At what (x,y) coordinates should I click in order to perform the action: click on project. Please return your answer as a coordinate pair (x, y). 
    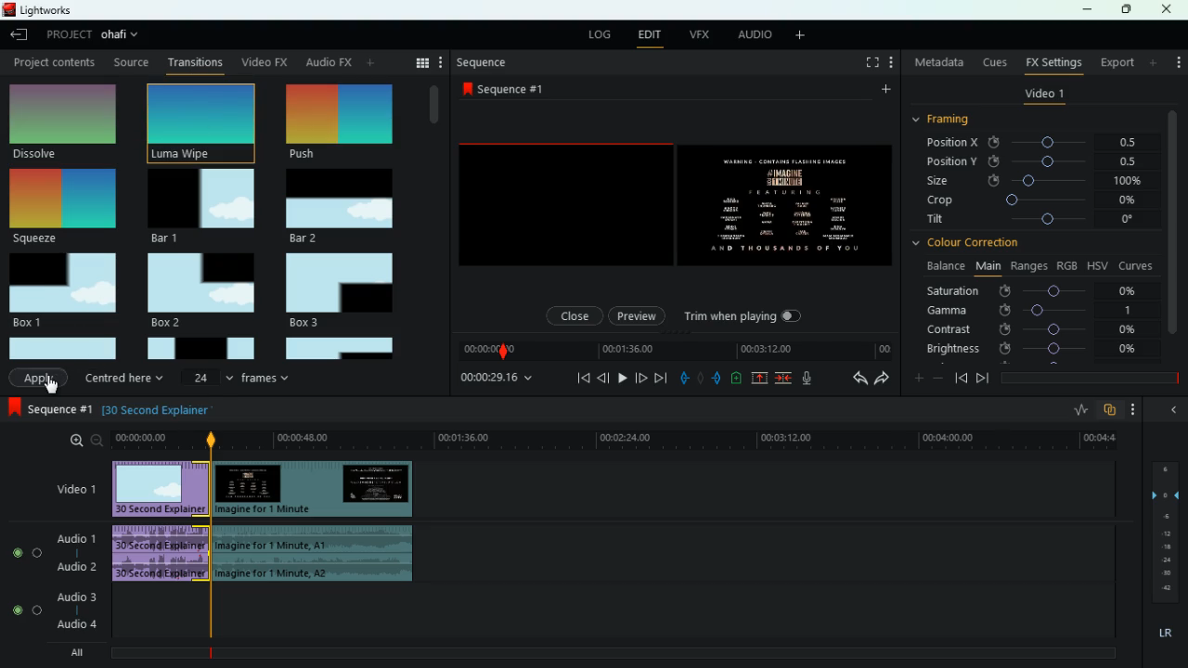
    Looking at the image, I should click on (69, 34).